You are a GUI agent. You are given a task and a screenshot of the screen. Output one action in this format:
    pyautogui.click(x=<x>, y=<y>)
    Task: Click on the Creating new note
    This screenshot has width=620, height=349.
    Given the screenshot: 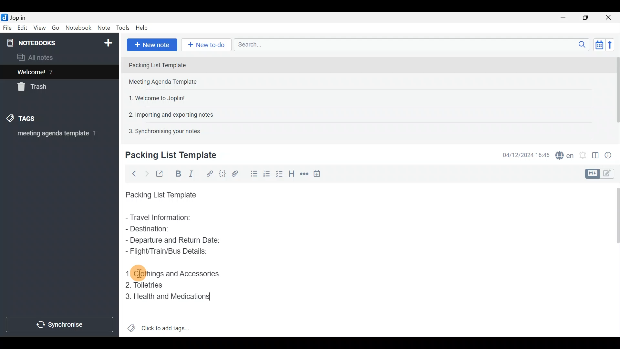 What is the action you would take?
    pyautogui.click(x=167, y=155)
    